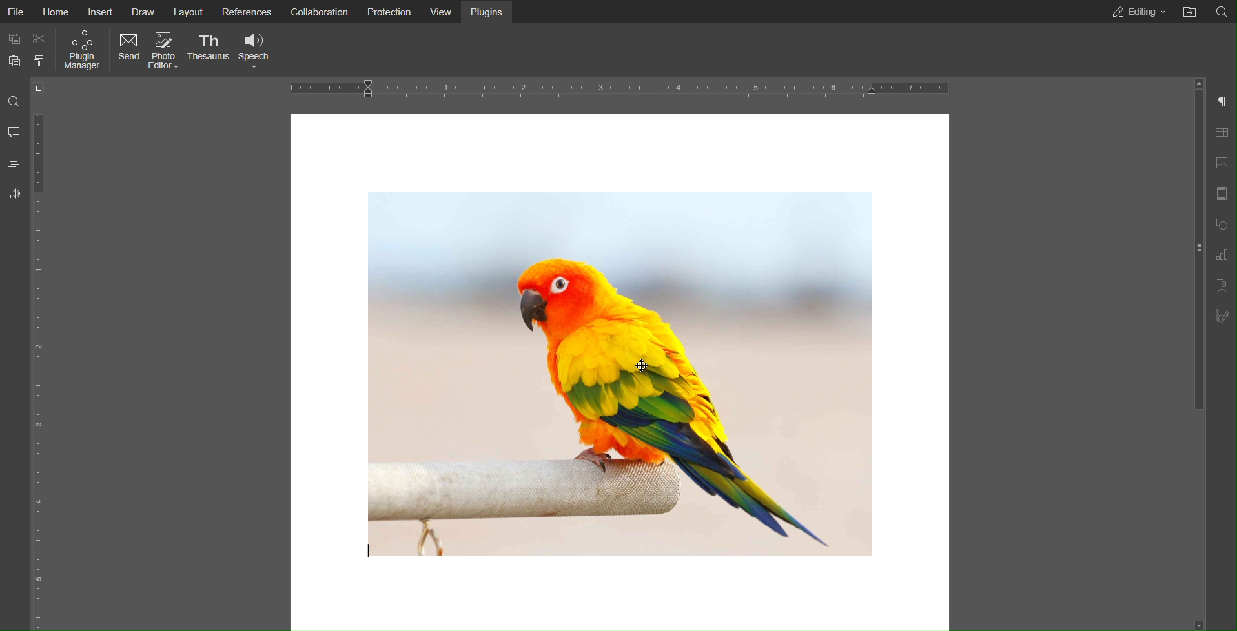  I want to click on Feedback and Support, so click(14, 194).